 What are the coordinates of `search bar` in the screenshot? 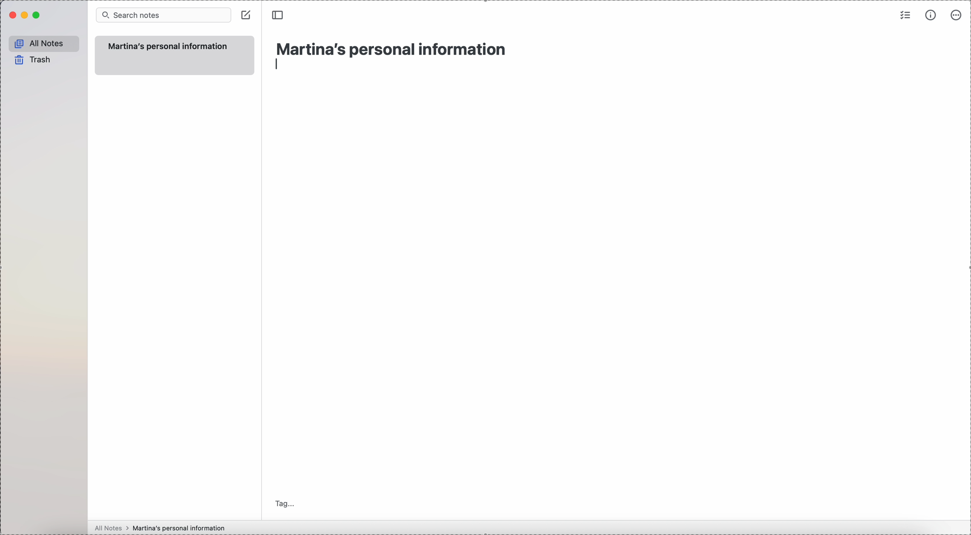 It's located at (164, 15).